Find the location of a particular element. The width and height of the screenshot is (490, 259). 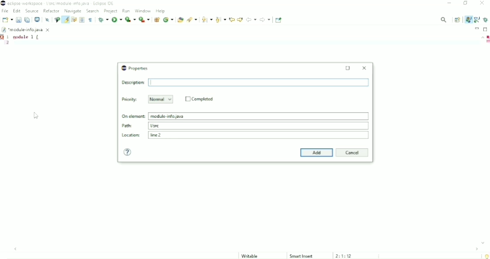

Java Browsing is located at coordinates (477, 20).